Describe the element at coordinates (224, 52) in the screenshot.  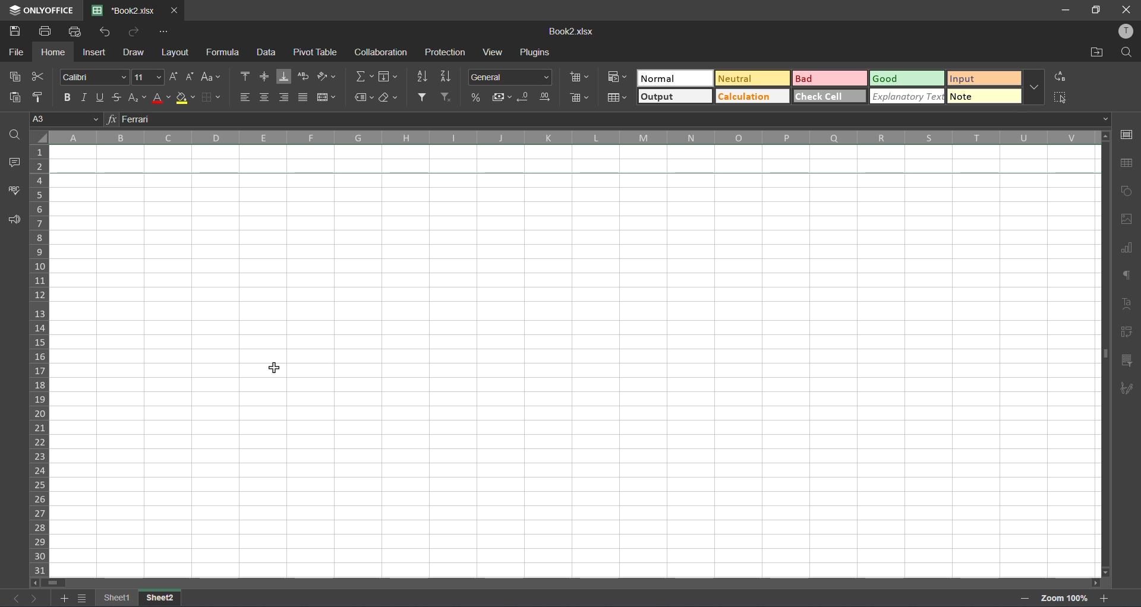
I see `formula` at that location.